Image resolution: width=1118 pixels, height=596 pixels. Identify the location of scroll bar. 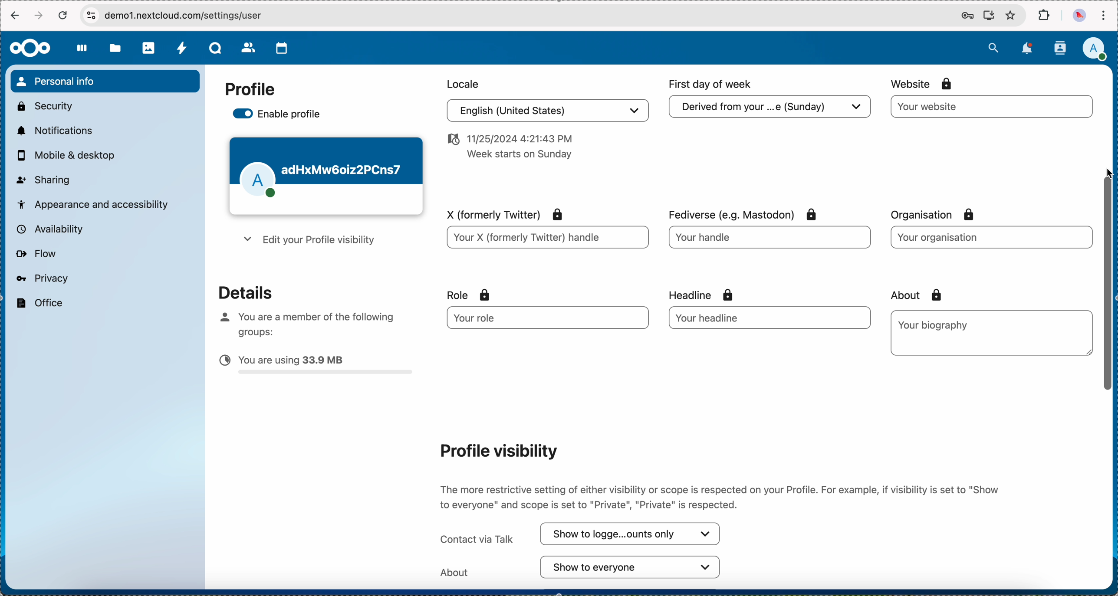
(1109, 295).